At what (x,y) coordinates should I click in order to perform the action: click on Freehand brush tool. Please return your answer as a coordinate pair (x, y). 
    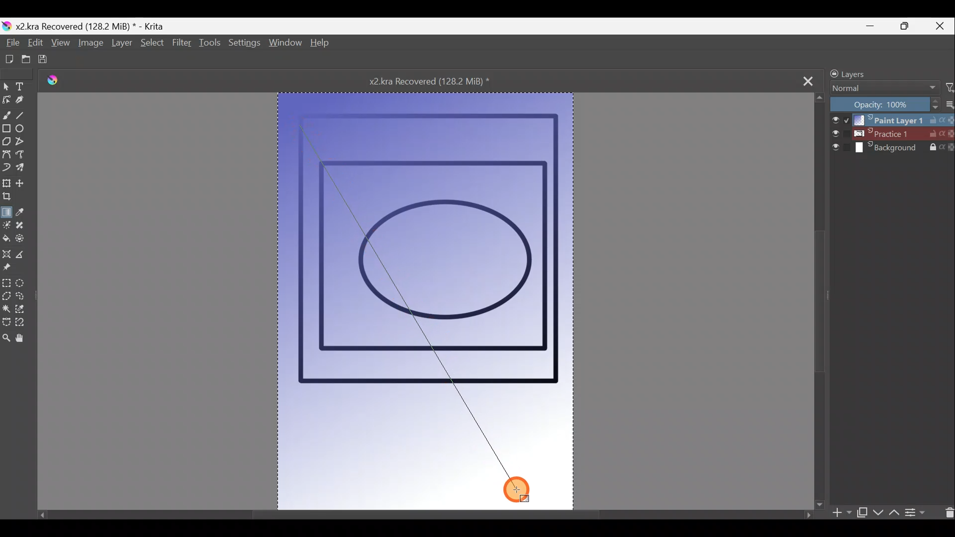
    Looking at the image, I should click on (6, 115).